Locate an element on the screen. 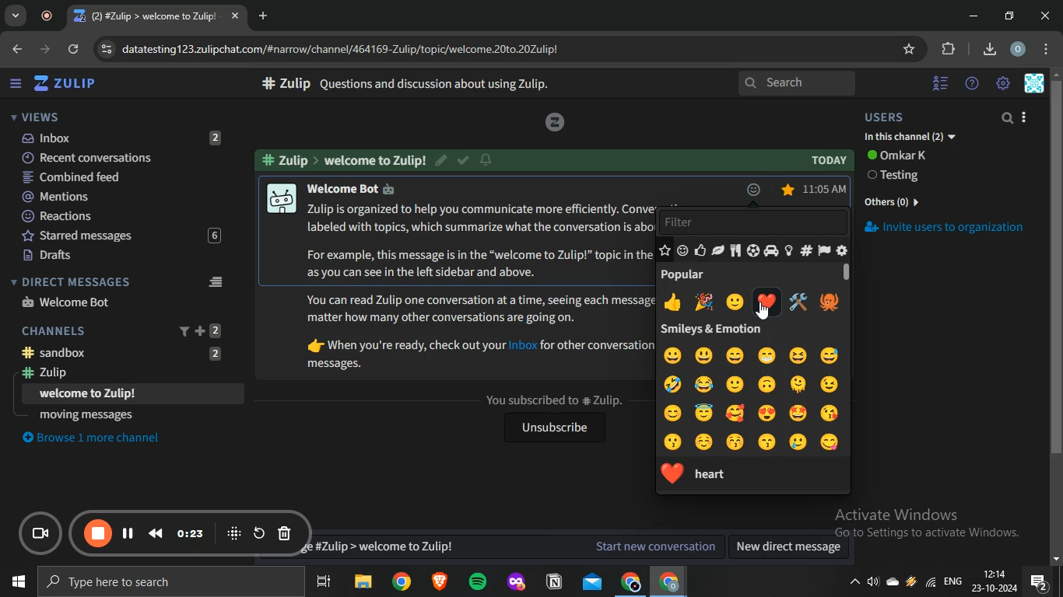  delete is located at coordinates (285, 535).